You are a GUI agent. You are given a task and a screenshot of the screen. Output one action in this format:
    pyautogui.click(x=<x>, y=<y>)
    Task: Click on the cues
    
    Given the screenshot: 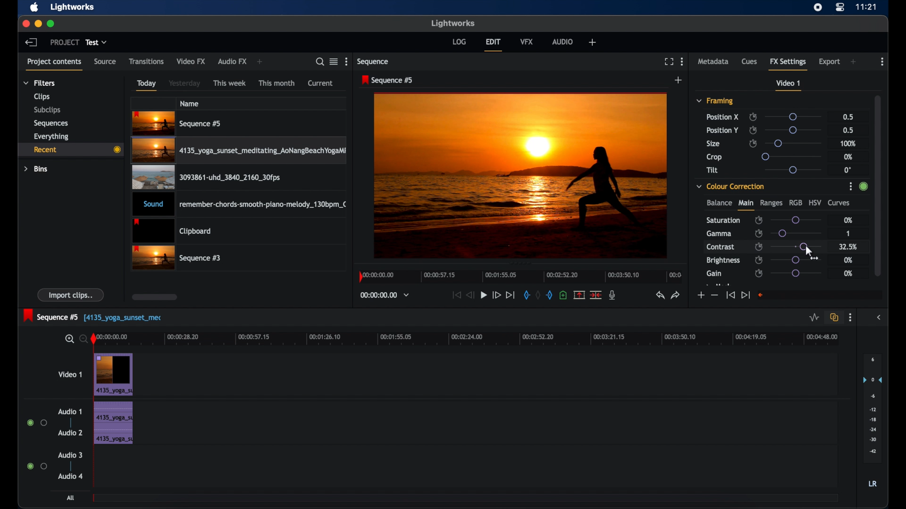 What is the action you would take?
    pyautogui.click(x=749, y=64)
    